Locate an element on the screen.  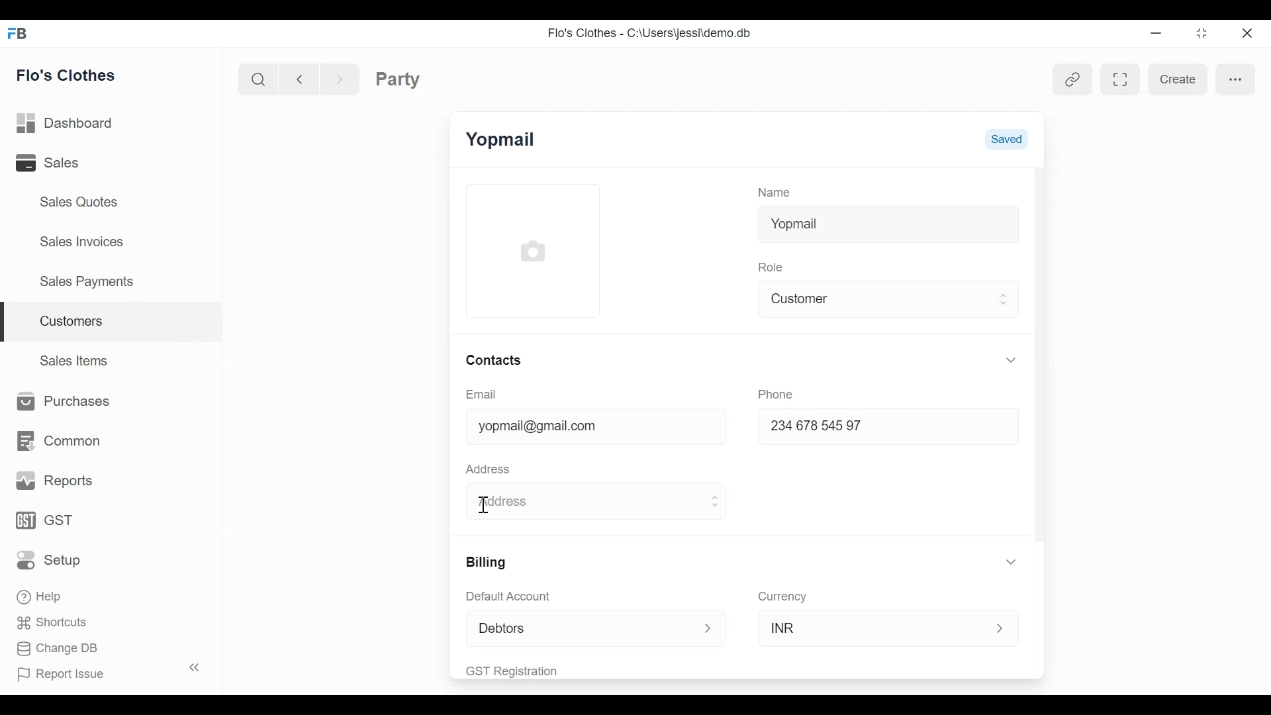
Phone is located at coordinates (776, 393).